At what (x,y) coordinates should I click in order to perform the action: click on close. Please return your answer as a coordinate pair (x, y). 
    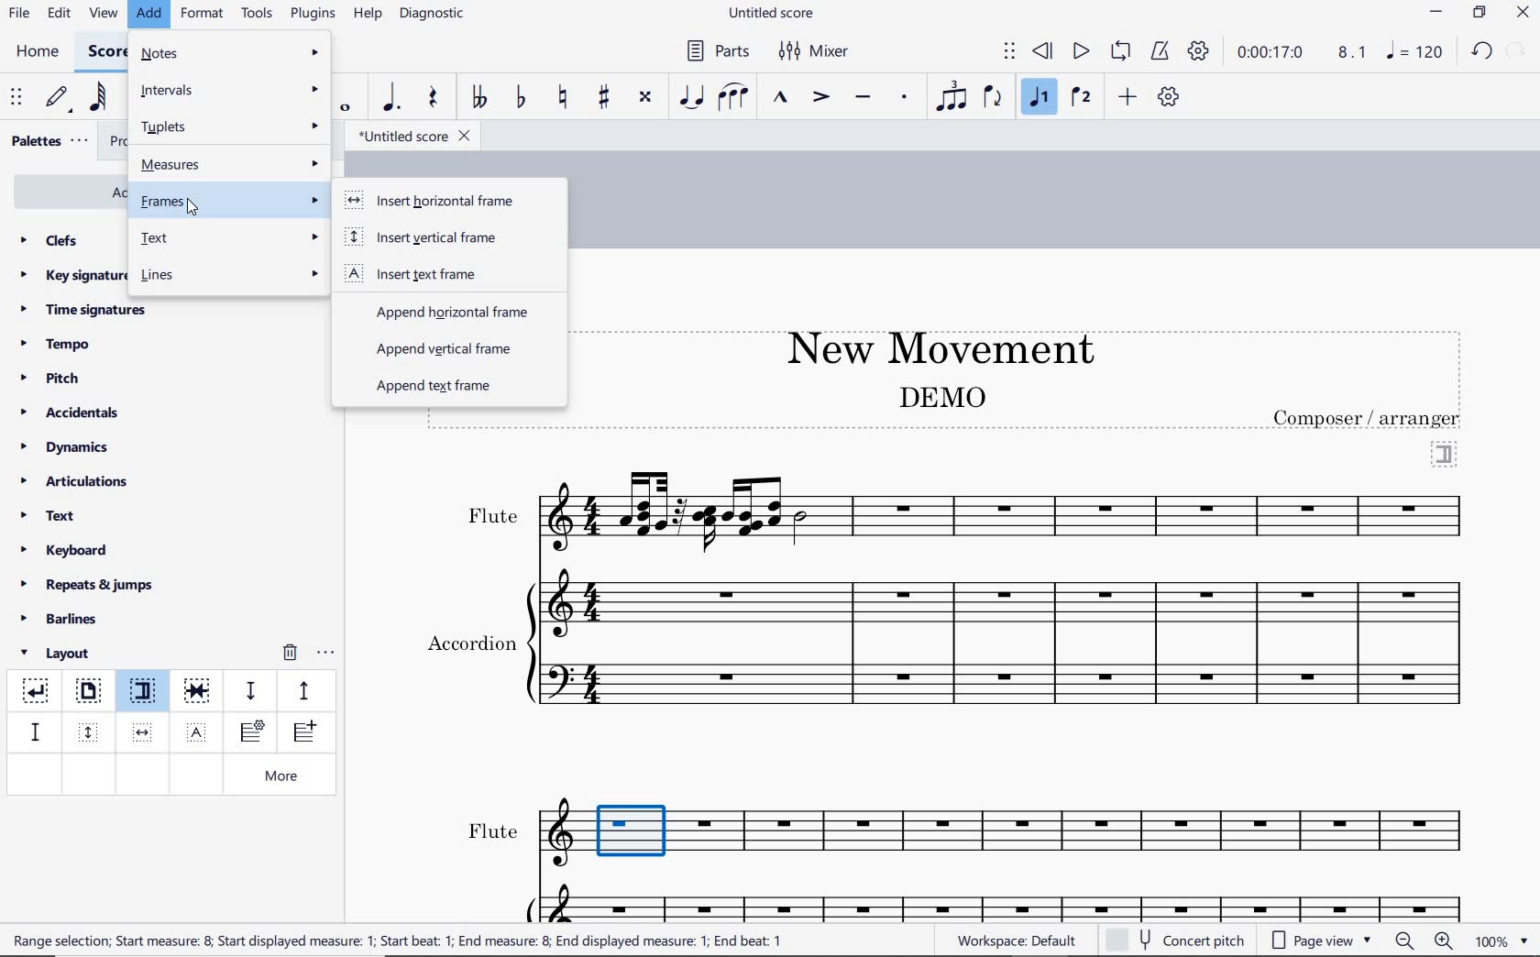
    Looking at the image, I should click on (1523, 15).